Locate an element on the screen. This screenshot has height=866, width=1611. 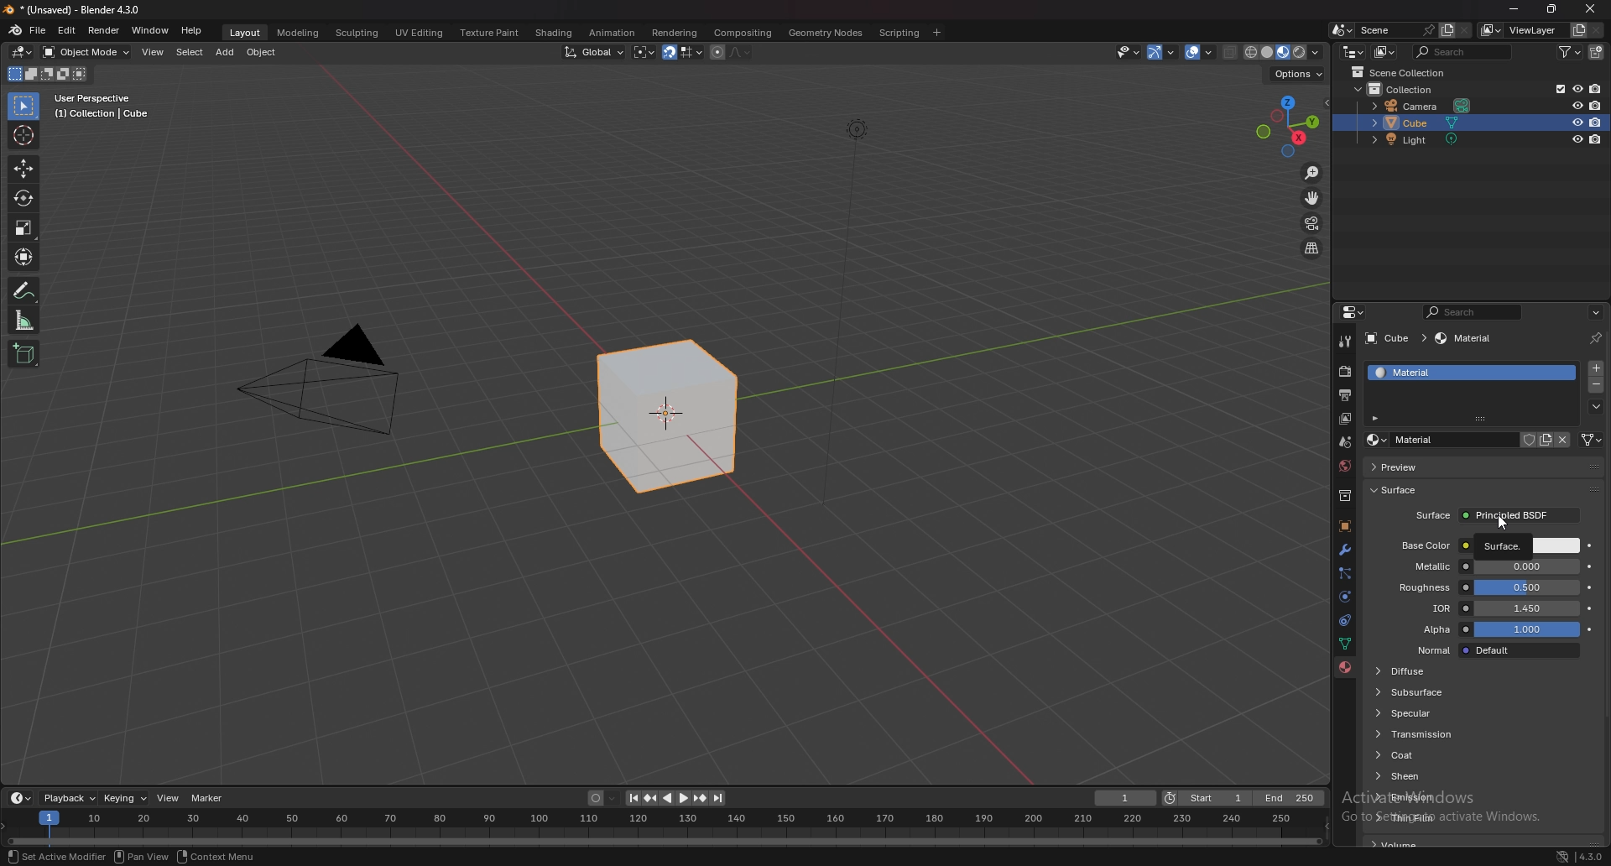
jump to endpoint is located at coordinates (629, 798).